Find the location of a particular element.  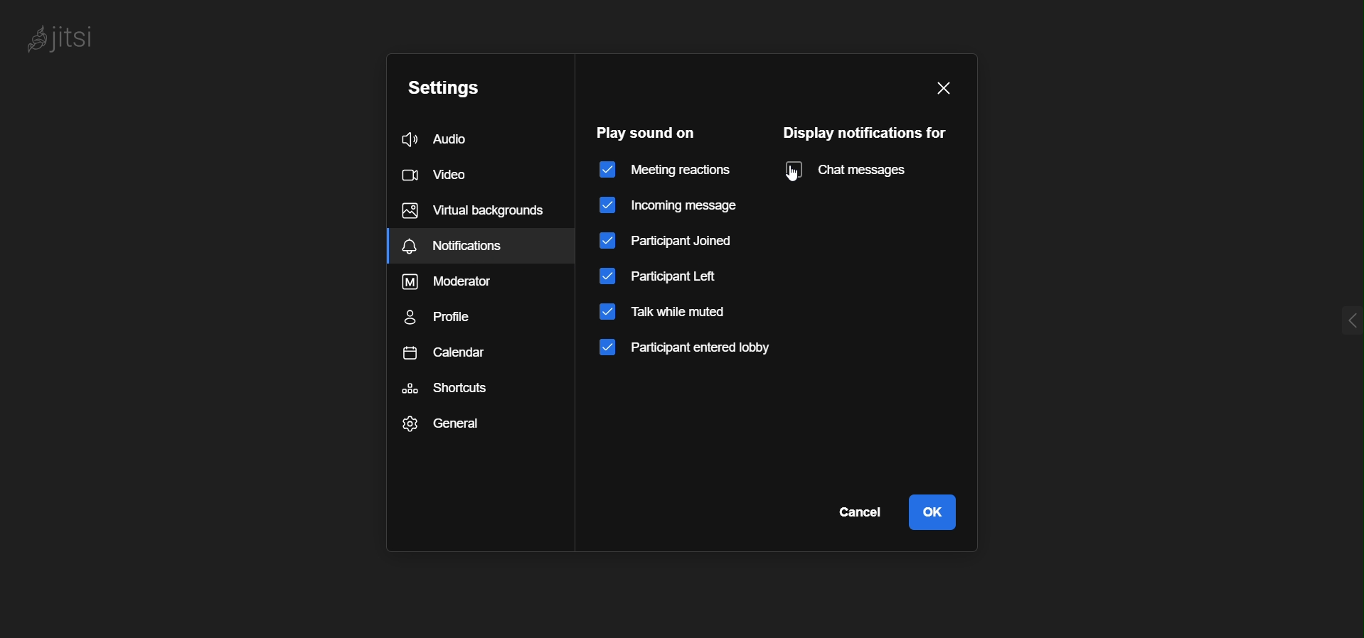

video is located at coordinates (442, 175).